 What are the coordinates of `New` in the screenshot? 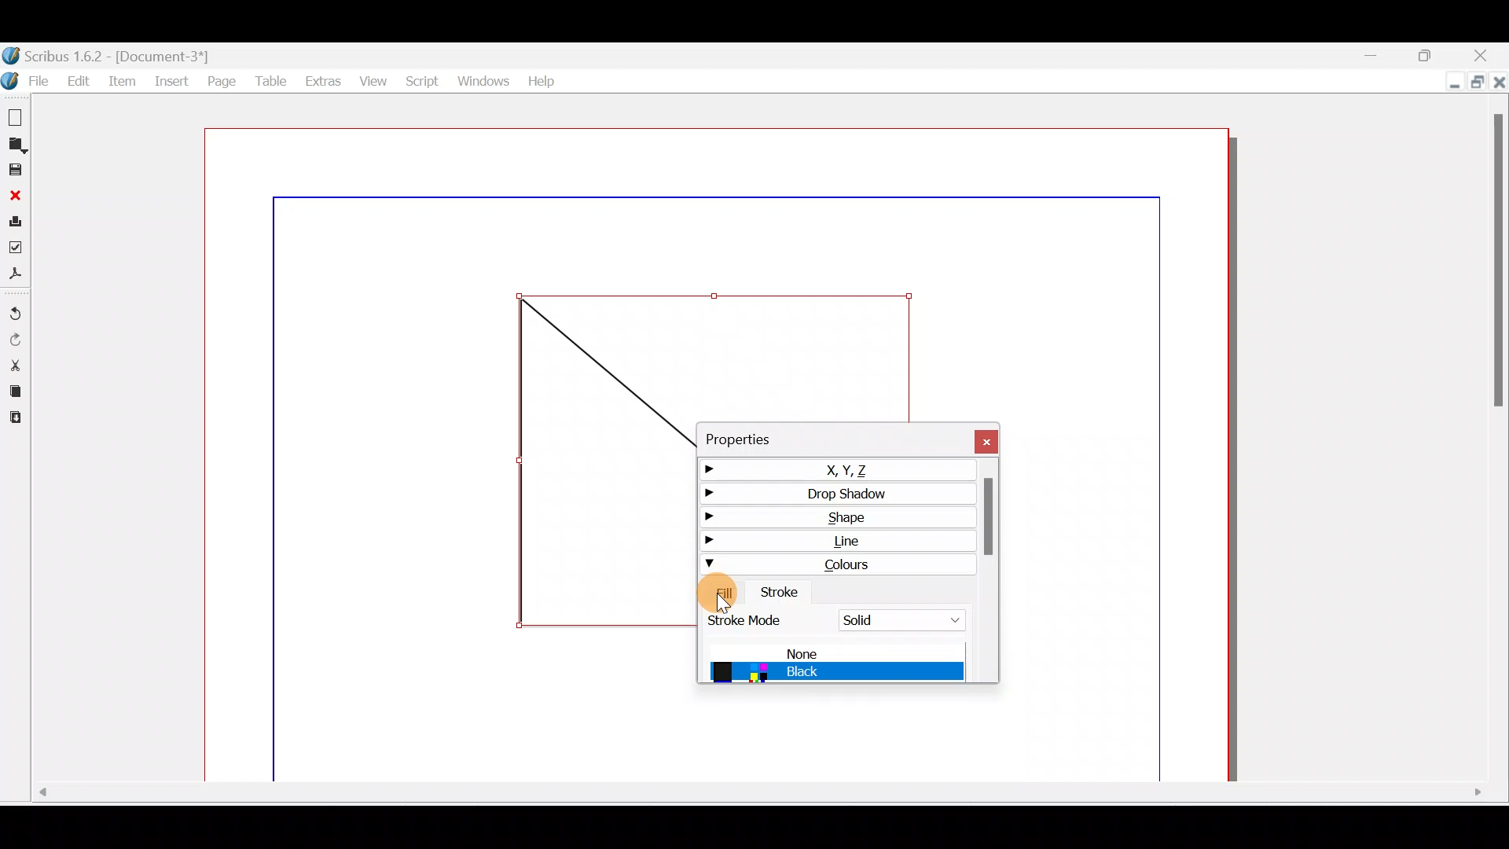 It's located at (16, 115).